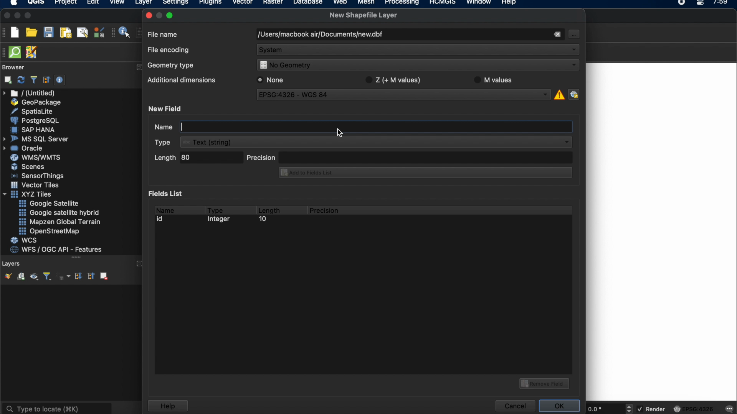 The image size is (737, 414). What do you see at coordinates (148, 15) in the screenshot?
I see `close` at bounding box center [148, 15].